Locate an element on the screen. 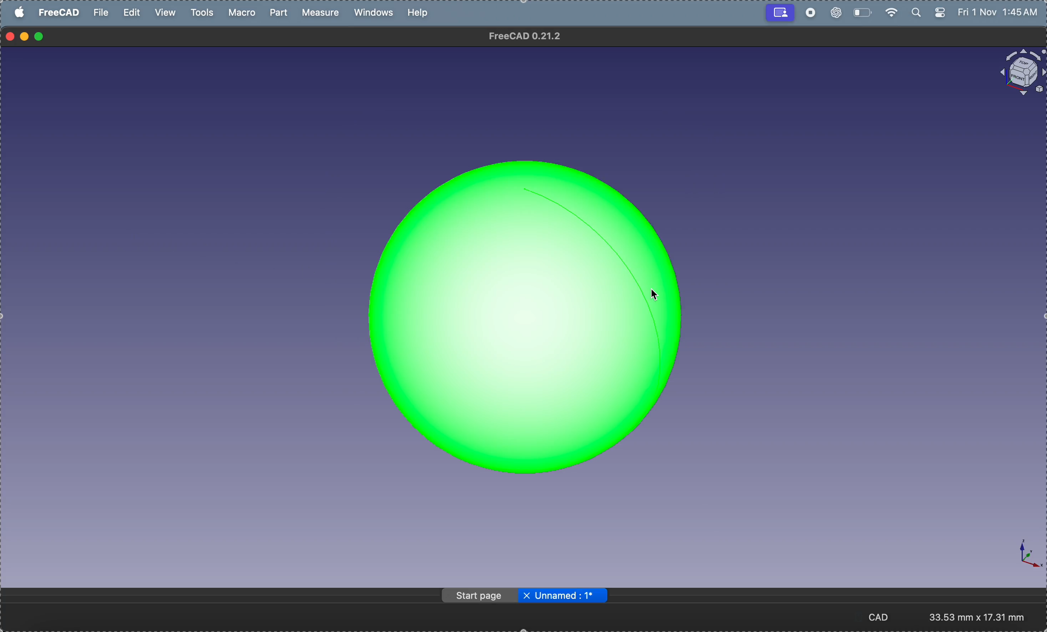 The height and width of the screenshot is (632, 1047). tools is located at coordinates (202, 13).